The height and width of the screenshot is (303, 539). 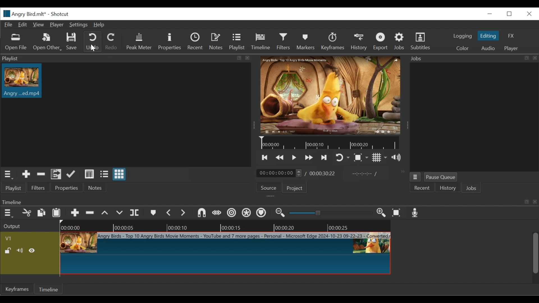 I want to click on Subtitles, so click(x=421, y=40).